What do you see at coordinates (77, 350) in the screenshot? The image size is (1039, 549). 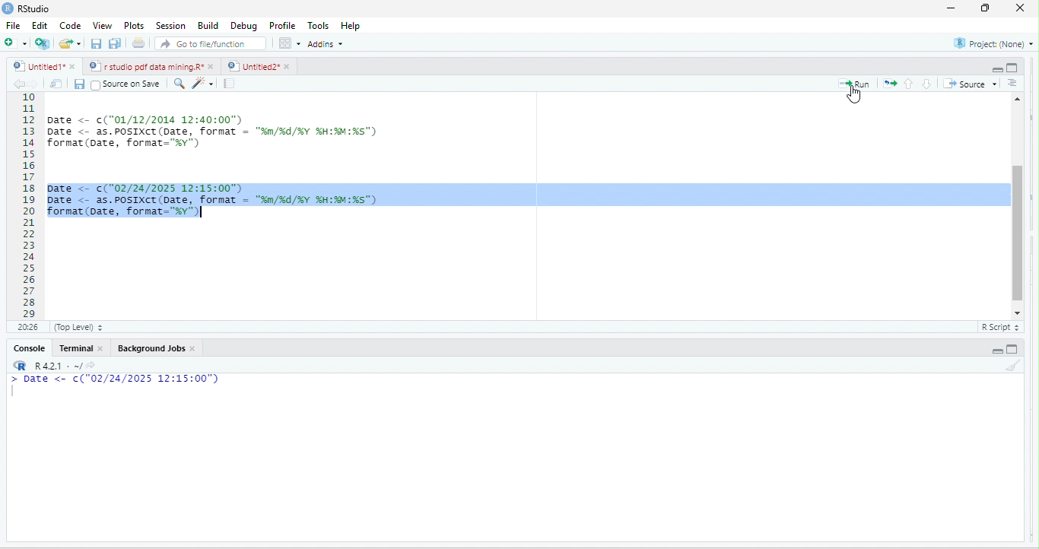 I see `terminal` at bounding box center [77, 350].